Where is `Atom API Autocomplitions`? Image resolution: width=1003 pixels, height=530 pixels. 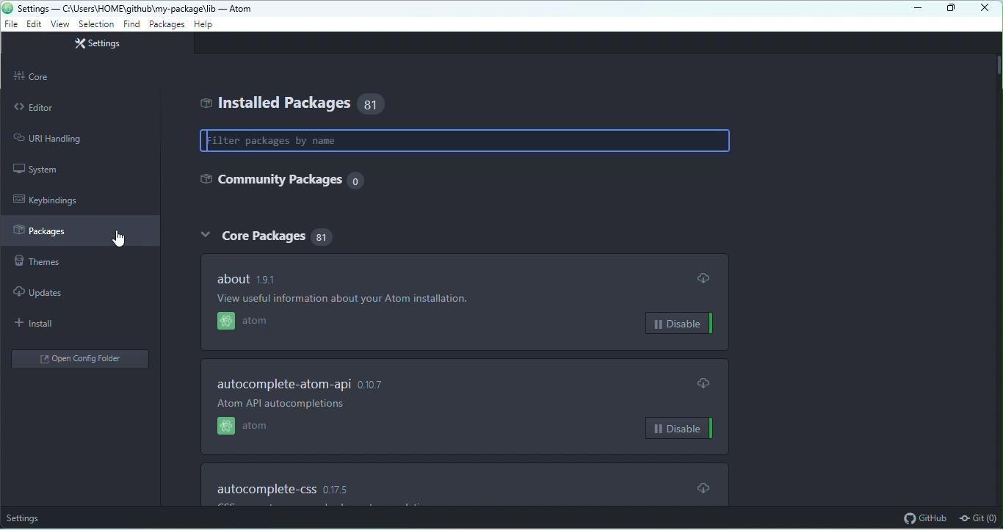
Atom API Autocomplitions is located at coordinates (280, 404).